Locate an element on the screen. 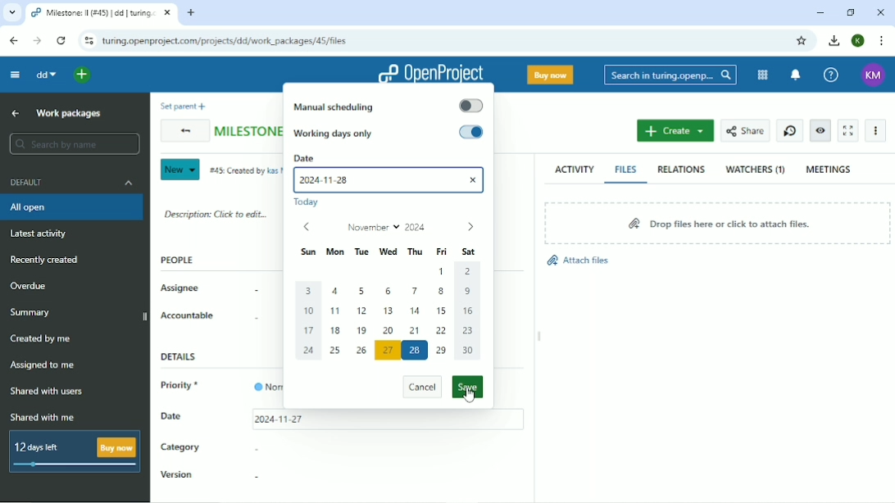 This screenshot has height=503, width=895. Search tabs is located at coordinates (12, 13).